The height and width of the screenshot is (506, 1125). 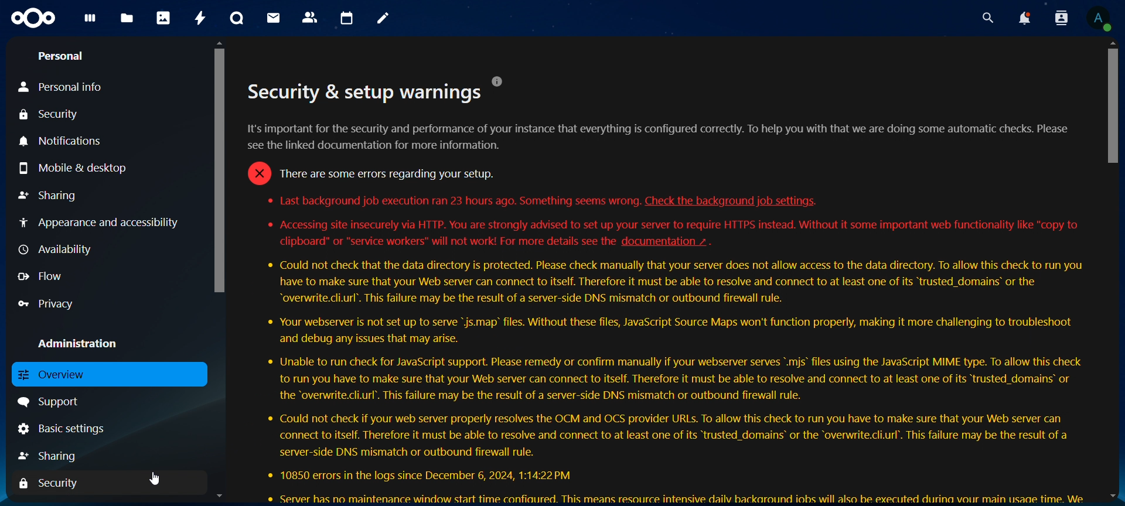 I want to click on files, so click(x=125, y=18).